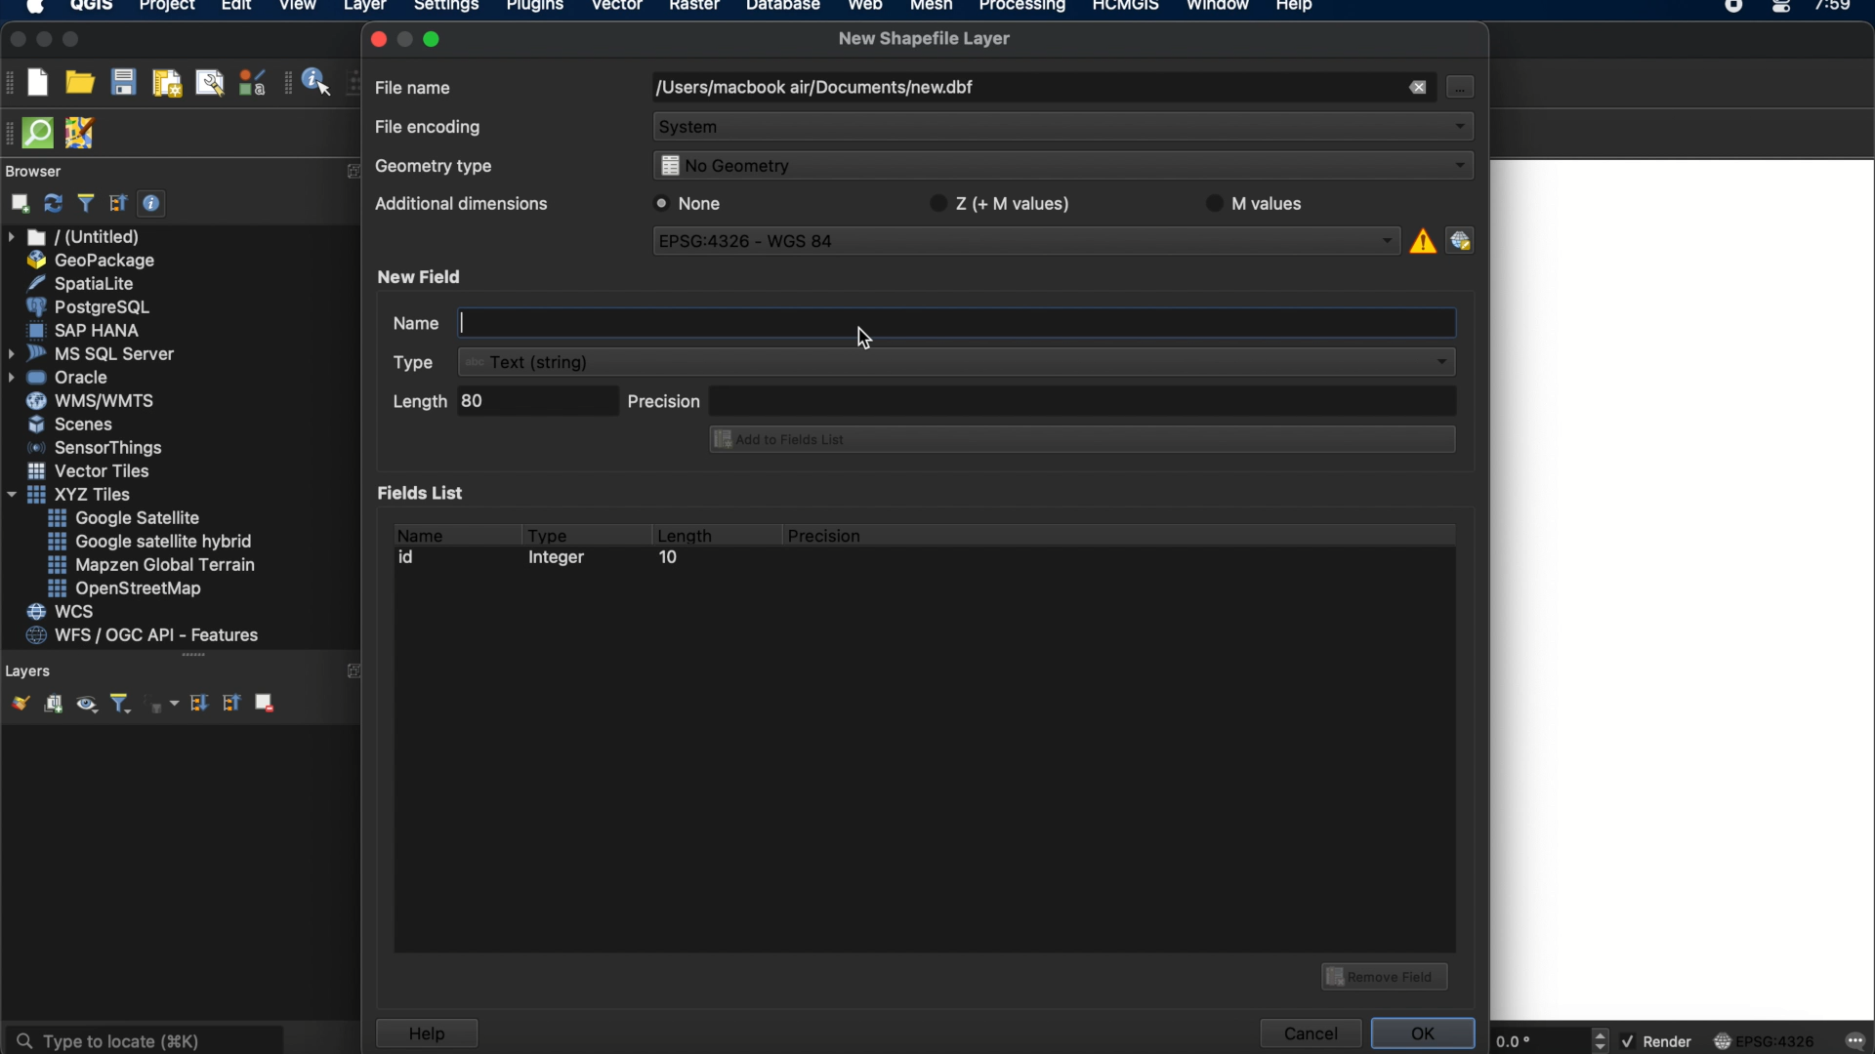 The width and height of the screenshot is (1875, 1054). I want to click on vector, so click(618, 8).